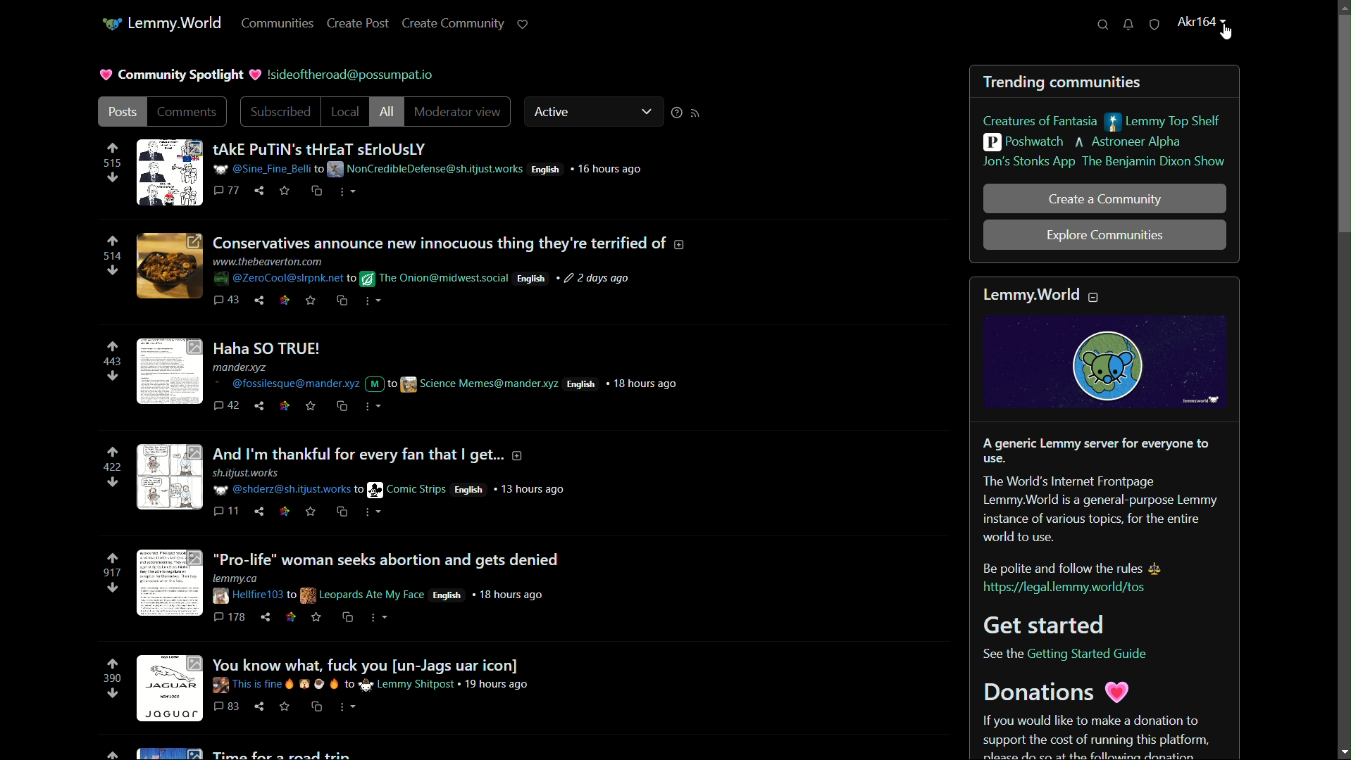 Image resolution: width=1351 pixels, height=760 pixels. I want to click on upvote, so click(111, 666).